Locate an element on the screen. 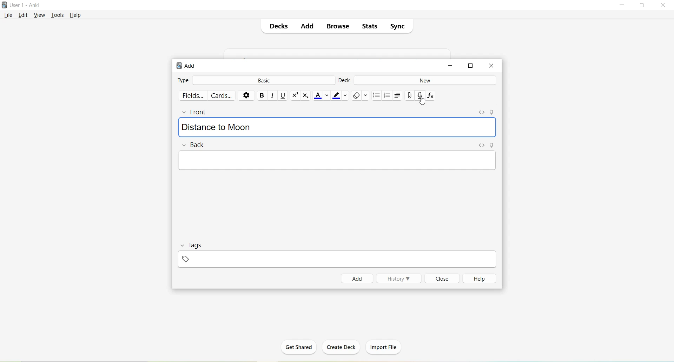  Add Tag is located at coordinates (186, 259).